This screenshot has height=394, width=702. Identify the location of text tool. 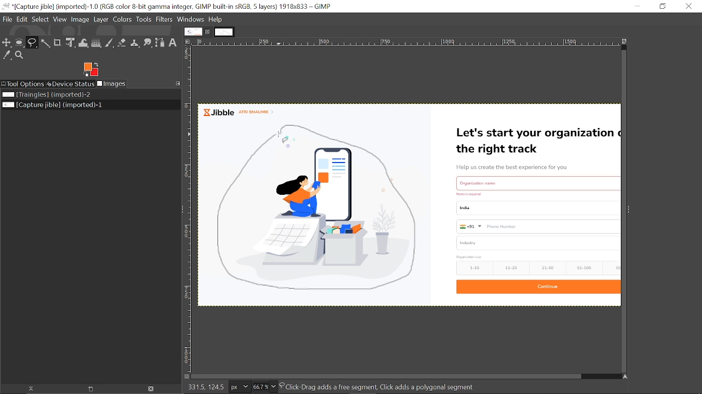
(173, 43).